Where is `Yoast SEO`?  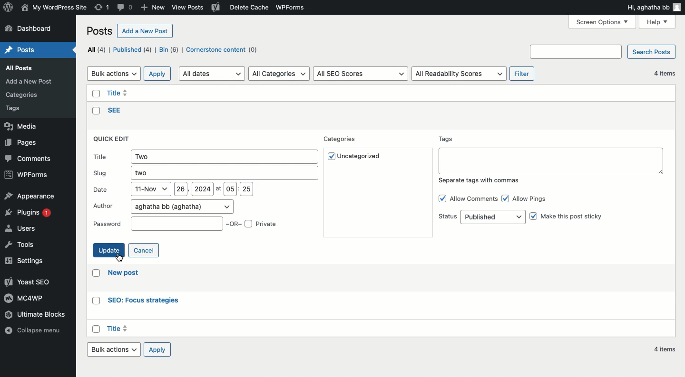
Yoast SEO is located at coordinates (26, 282).